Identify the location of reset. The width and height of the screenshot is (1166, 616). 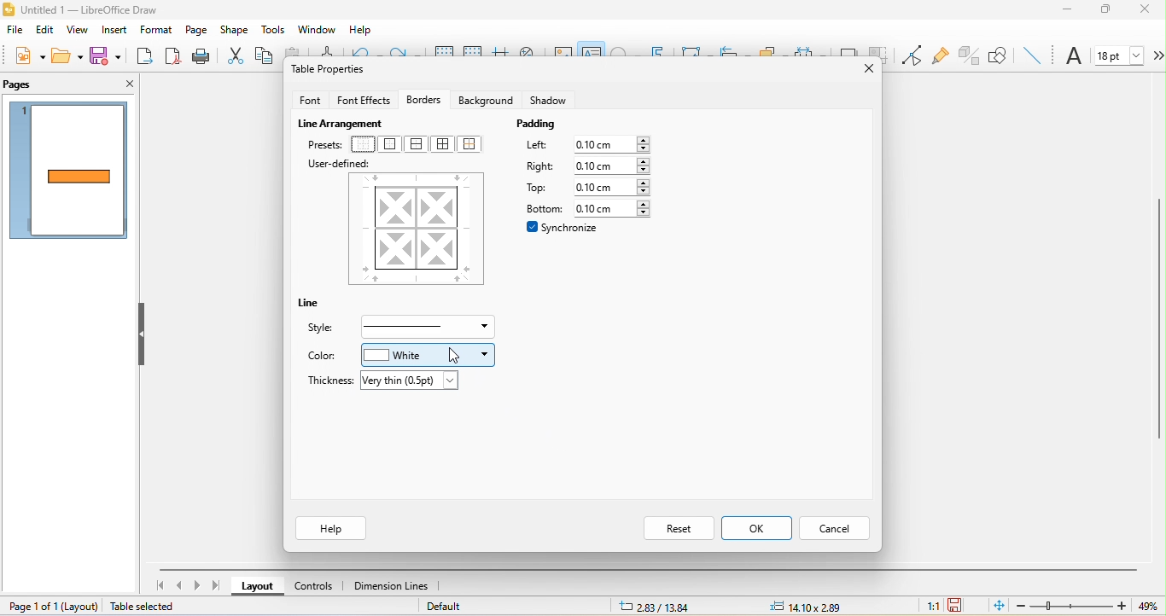
(678, 530).